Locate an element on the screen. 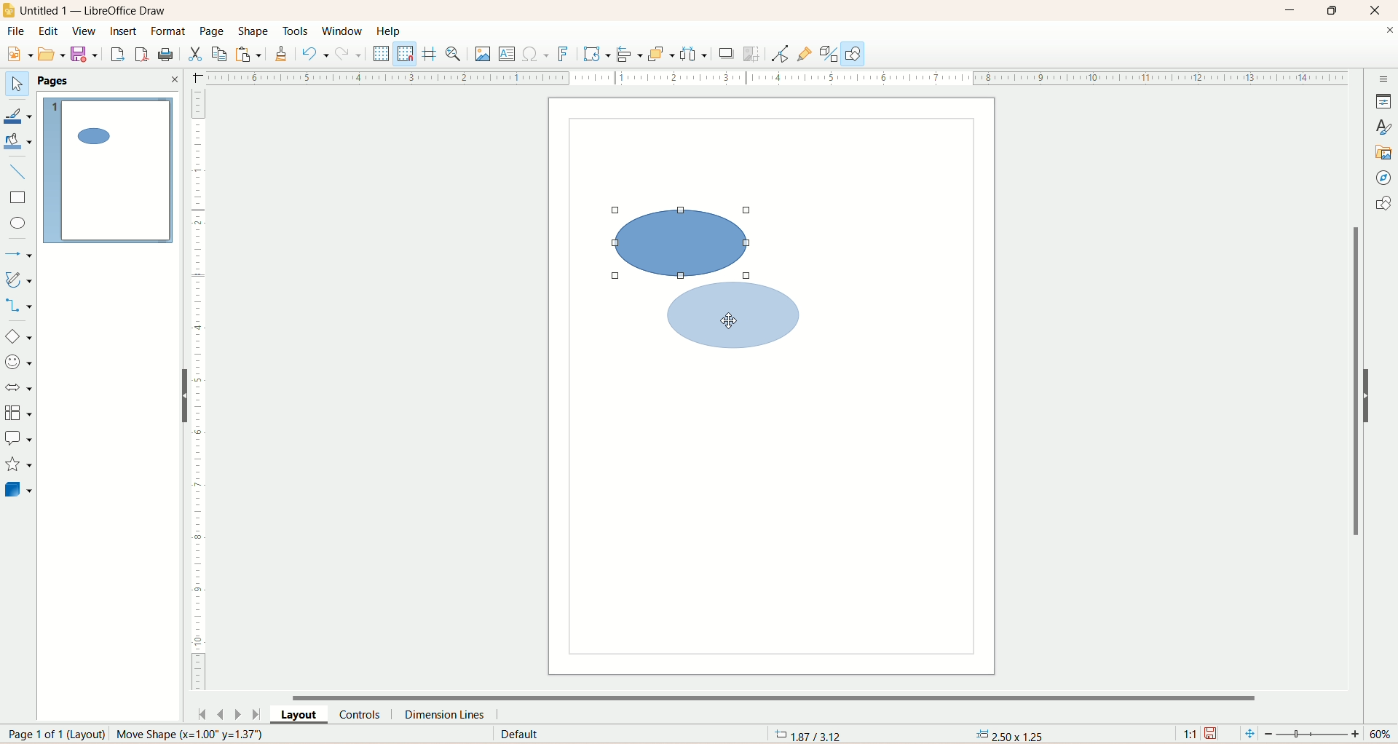 This screenshot has height=744, width=1398. 3D shapes is located at coordinates (20, 489).